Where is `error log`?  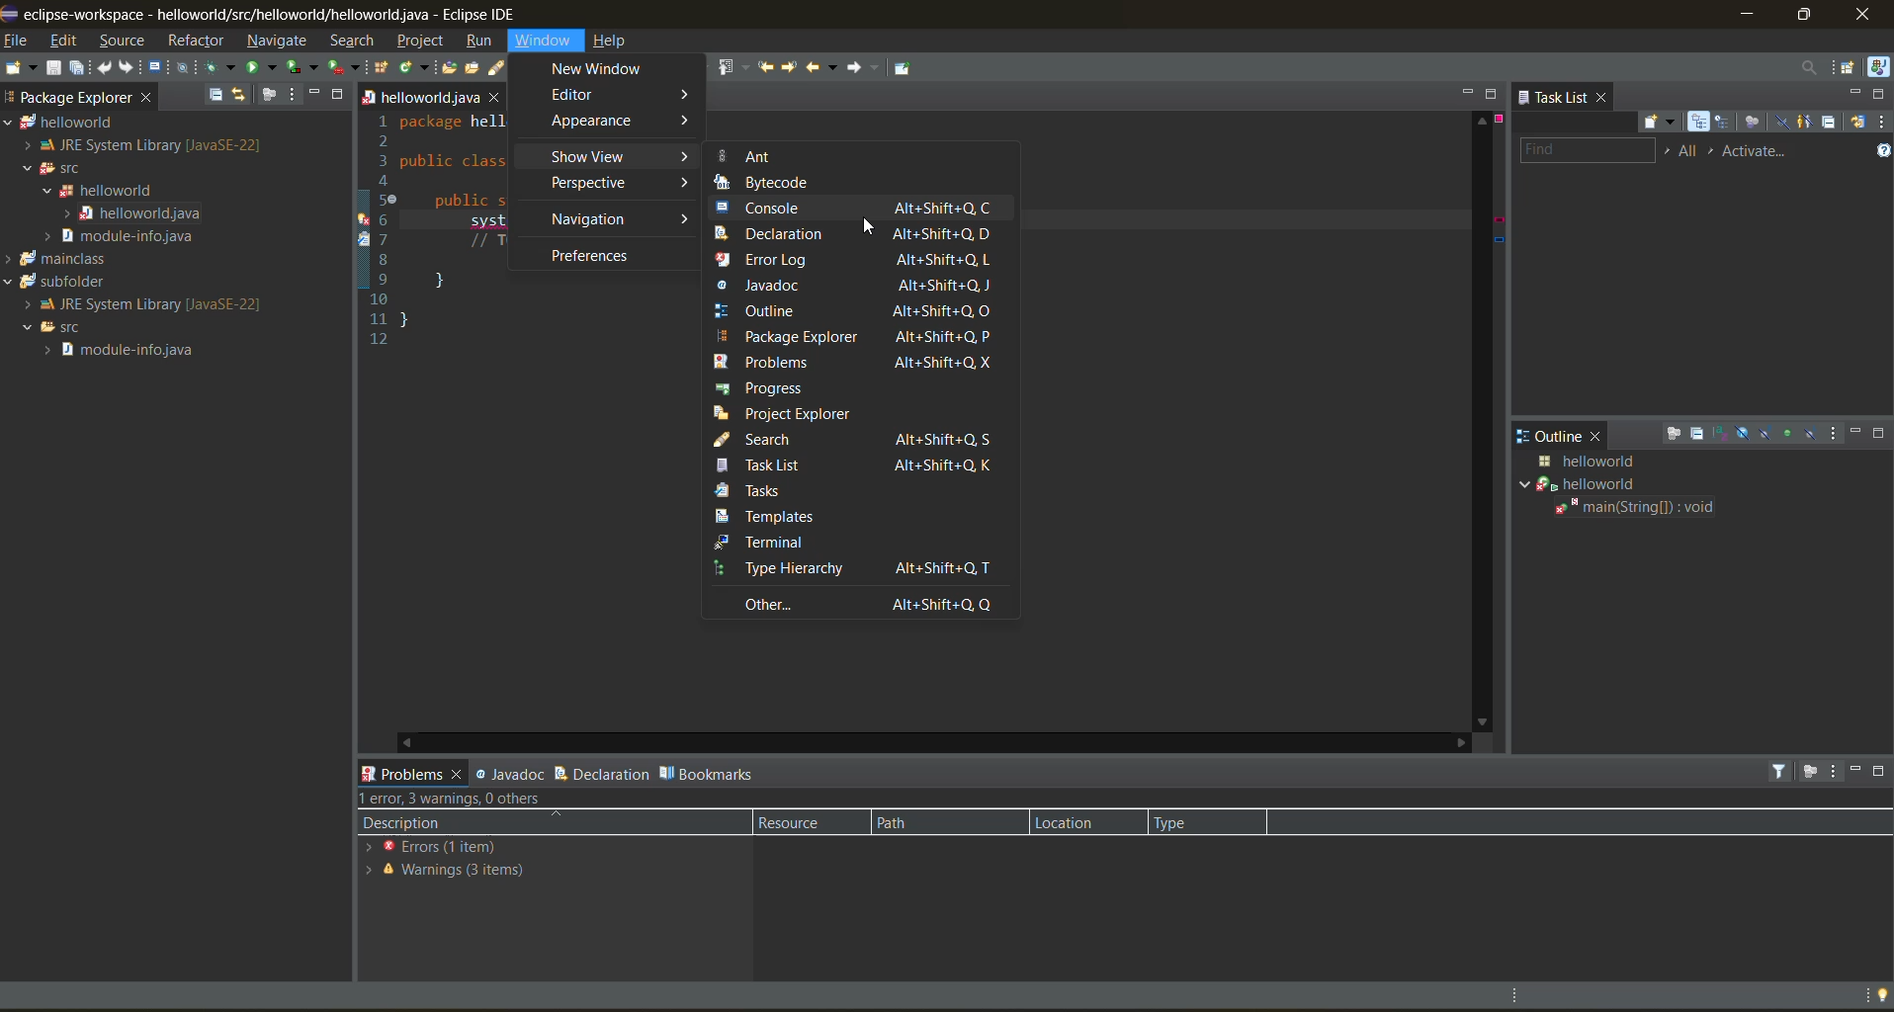 error log is located at coordinates (864, 257).